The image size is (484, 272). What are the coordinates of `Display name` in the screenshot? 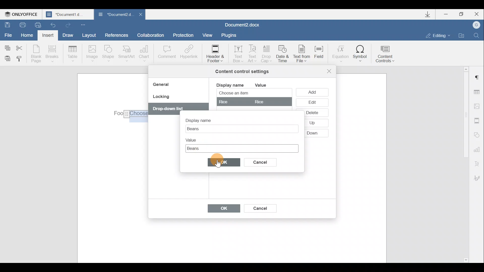 It's located at (230, 85).